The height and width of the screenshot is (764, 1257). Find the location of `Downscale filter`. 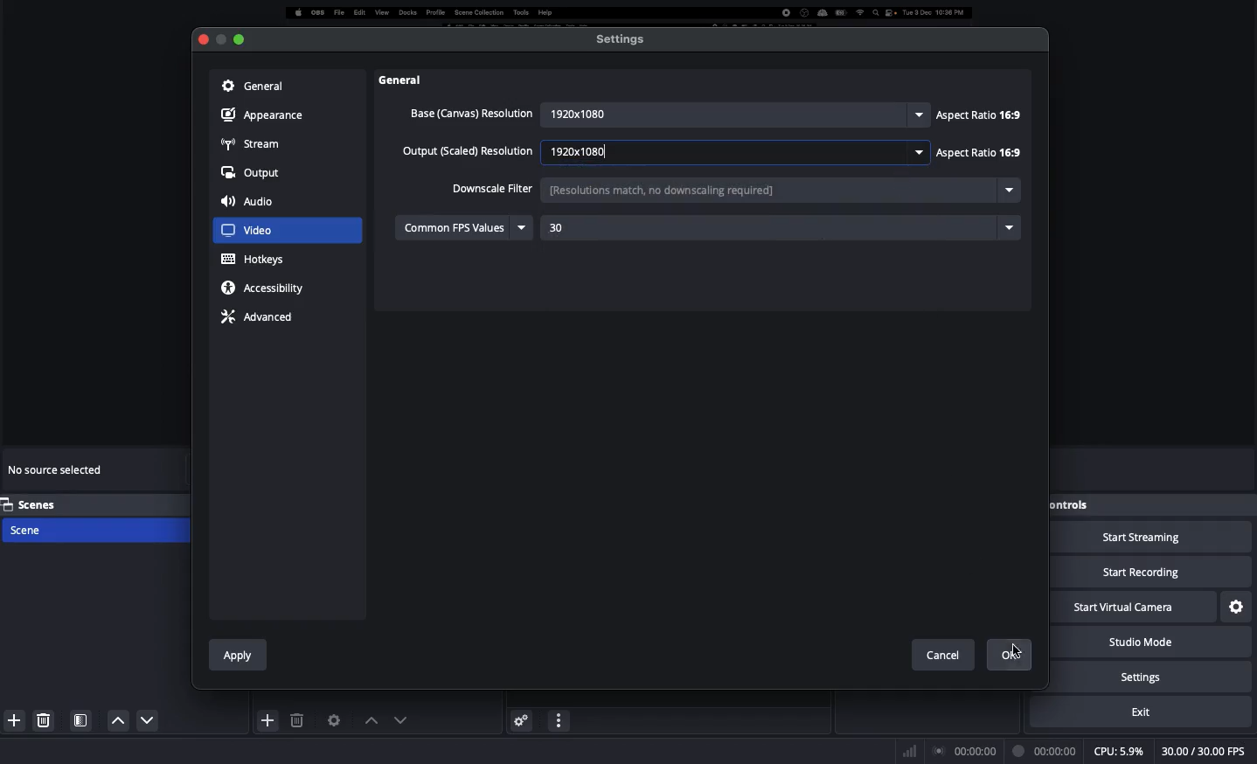

Downscale filter is located at coordinates (492, 187).